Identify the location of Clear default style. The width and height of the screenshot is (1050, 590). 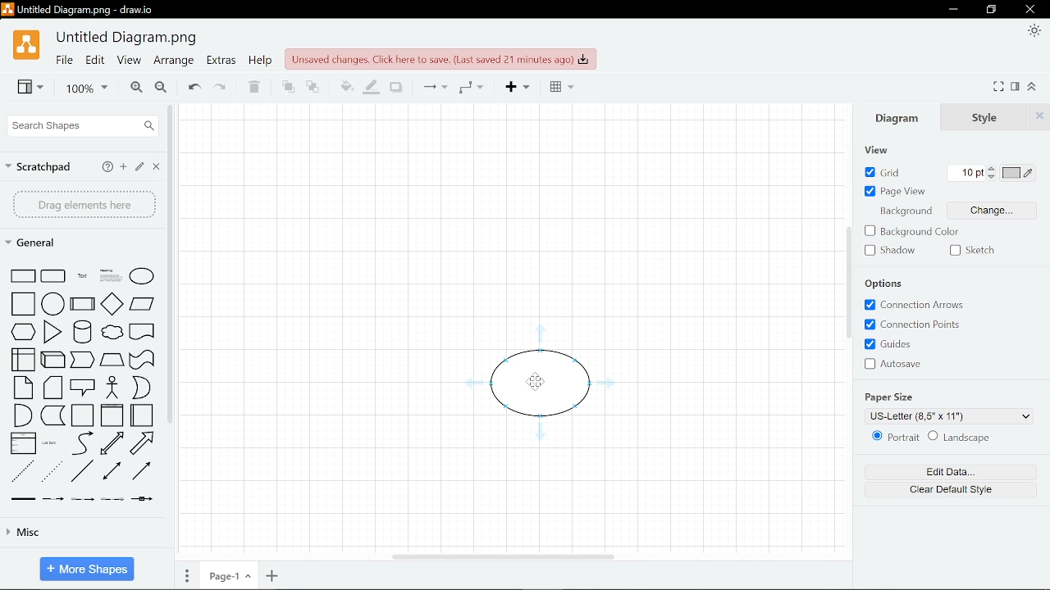
(949, 490).